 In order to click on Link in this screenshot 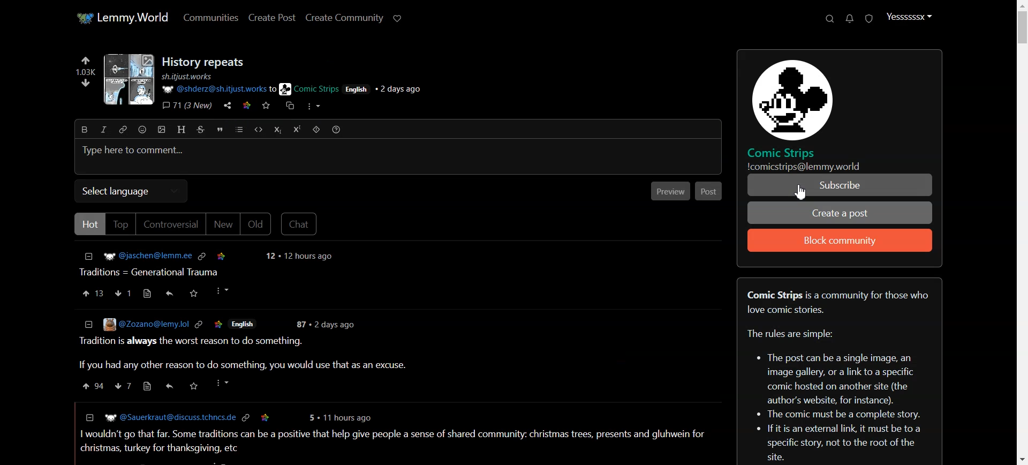, I will do `click(248, 106)`.